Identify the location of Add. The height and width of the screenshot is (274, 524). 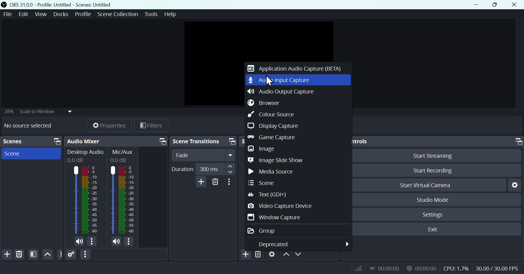
(7, 254).